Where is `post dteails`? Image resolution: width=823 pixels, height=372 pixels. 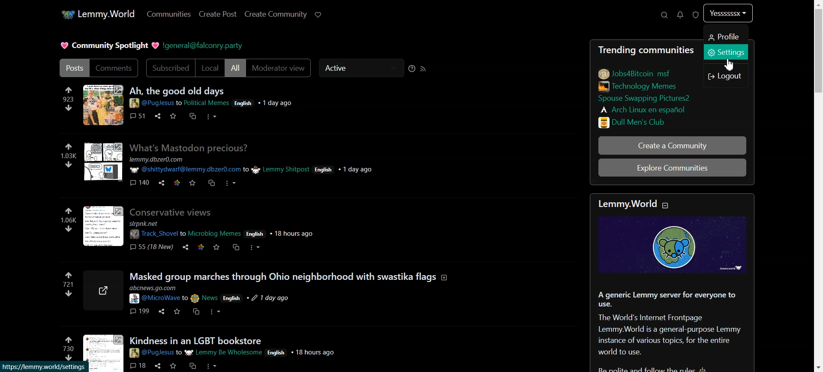 post dteails is located at coordinates (219, 294).